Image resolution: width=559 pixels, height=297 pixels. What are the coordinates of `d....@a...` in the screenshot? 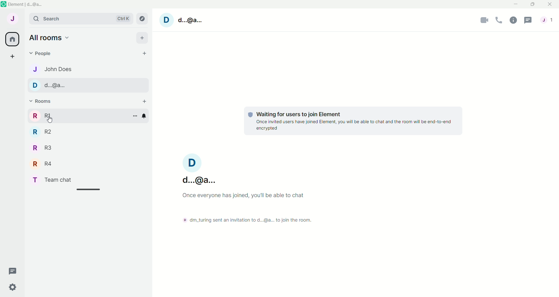 It's located at (198, 170).